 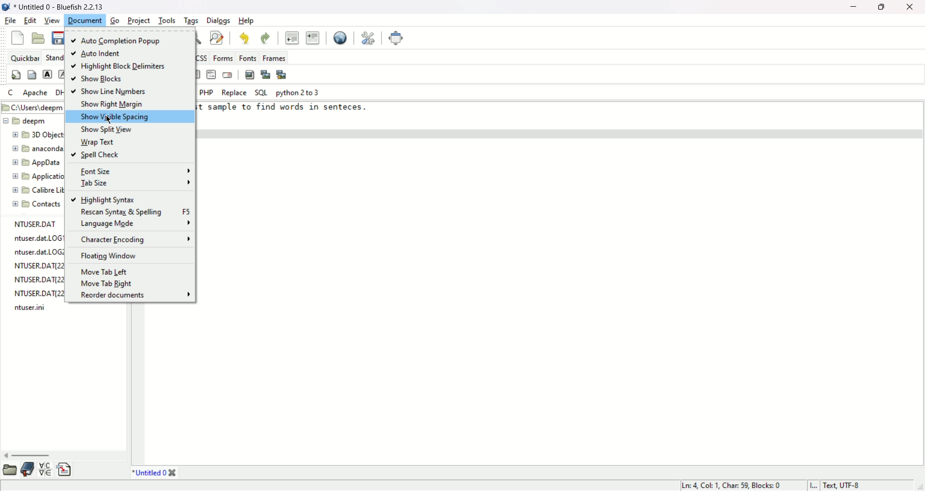 What do you see at coordinates (32, 308) in the screenshot?
I see `ntuser.ini` at bounding box center [32, 308].